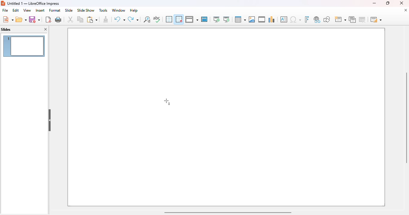  What do you see at coordinates (34, 19) in the screenshot?
I see `save` at bounding box center [34, 19].